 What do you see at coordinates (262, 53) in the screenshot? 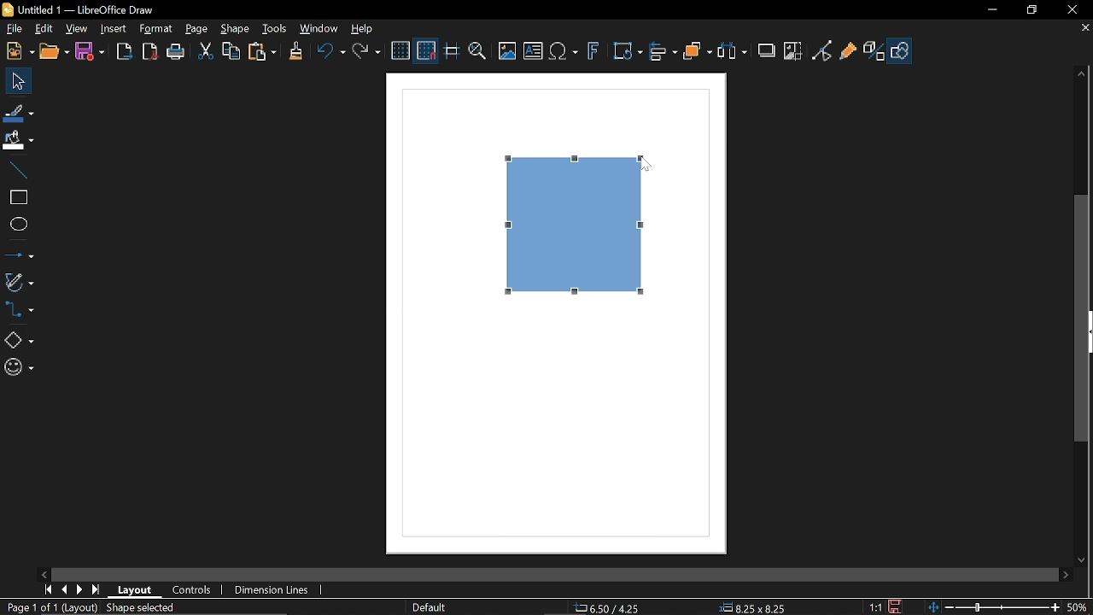
I see `Paste` at bounding box center [262, 53].